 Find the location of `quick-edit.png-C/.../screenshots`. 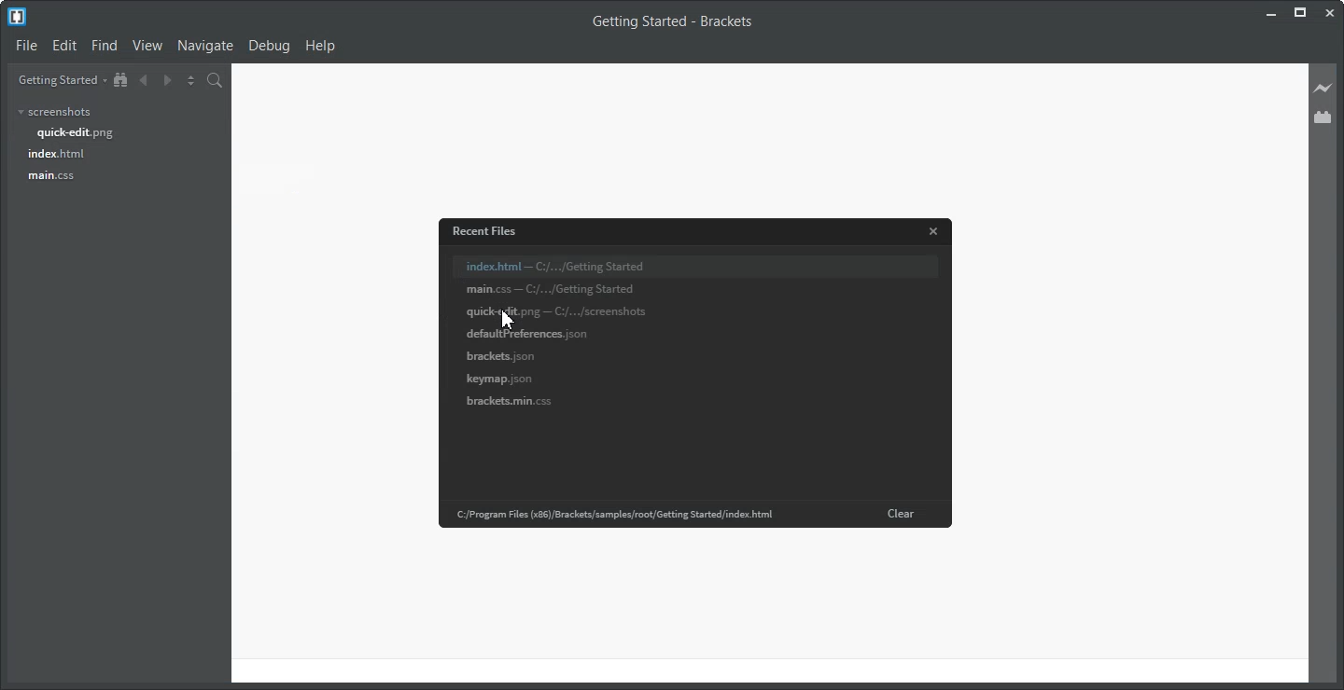

quick-edit.png-C/.../screenshots is located at coordinates (559, 312).